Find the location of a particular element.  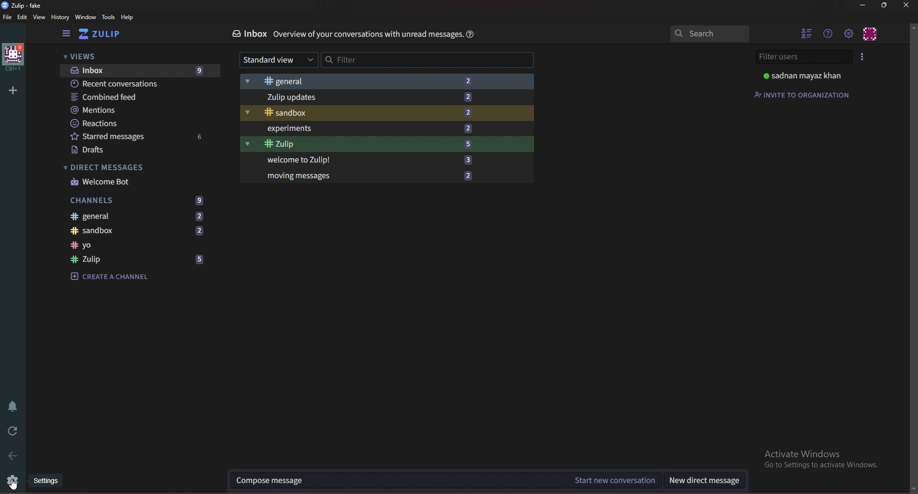

Moving messages is located at coordinates (391, 176).